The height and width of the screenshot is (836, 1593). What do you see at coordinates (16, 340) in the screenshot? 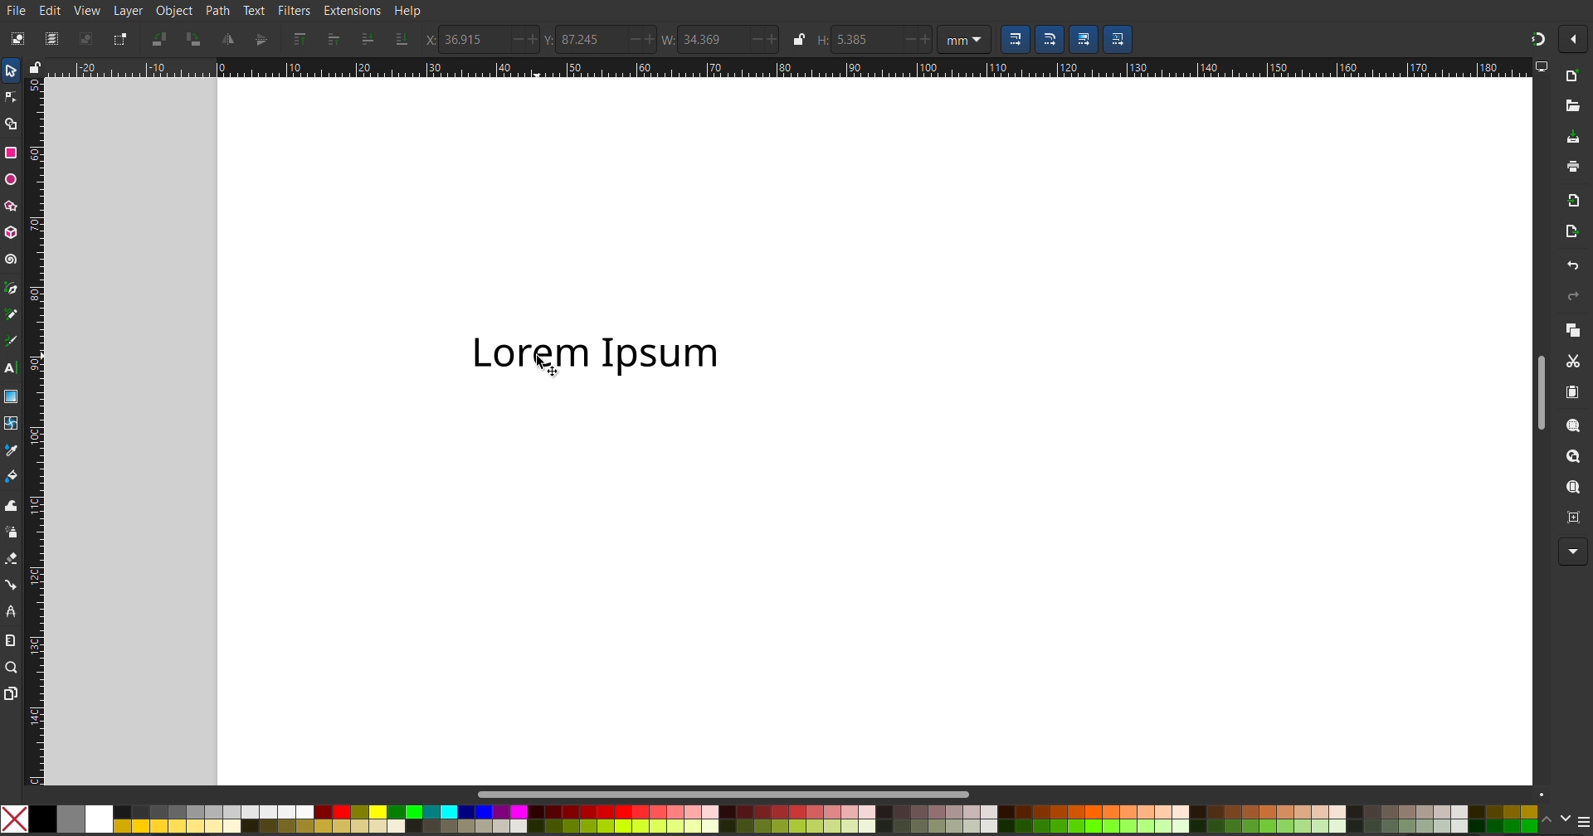
I see `Calligraphy Tool` at bounding box center [16, 340].